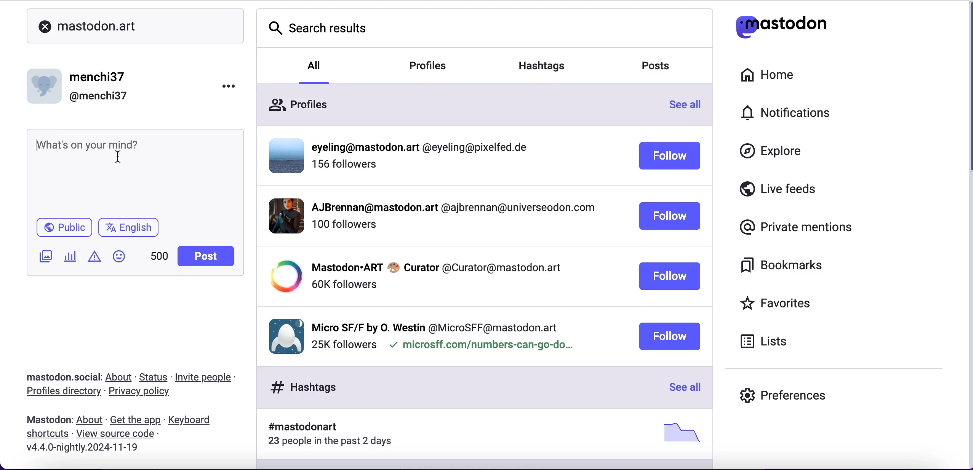  Describe the element at coordinates (85, 139) in the screenshot. I see `what's on your mind?` at that location.